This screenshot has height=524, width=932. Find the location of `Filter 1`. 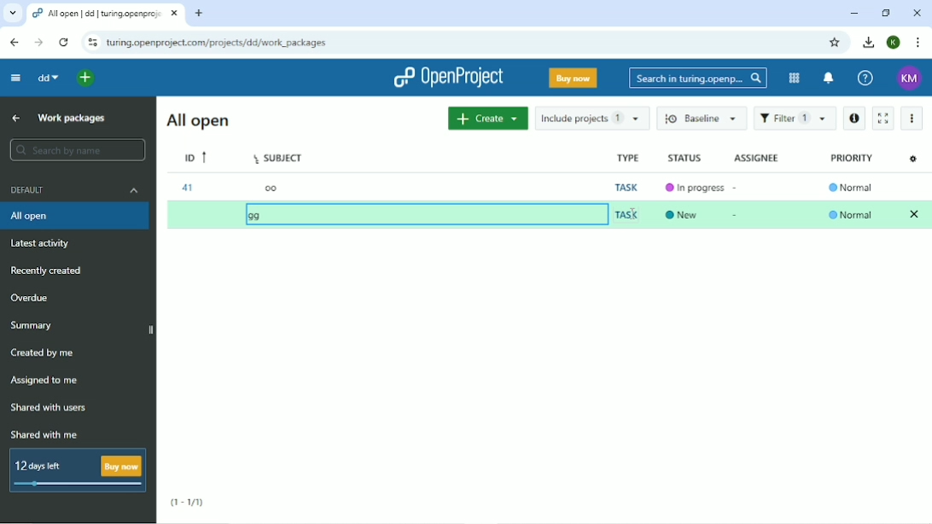

Filter 1 is located at coordinates (795, 119).